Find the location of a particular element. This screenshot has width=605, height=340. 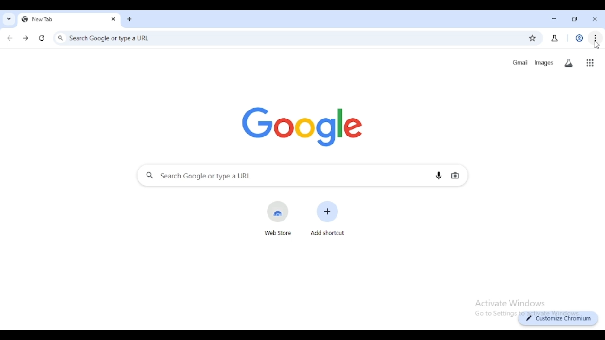

click to go back is located at coordinates (10, 38).